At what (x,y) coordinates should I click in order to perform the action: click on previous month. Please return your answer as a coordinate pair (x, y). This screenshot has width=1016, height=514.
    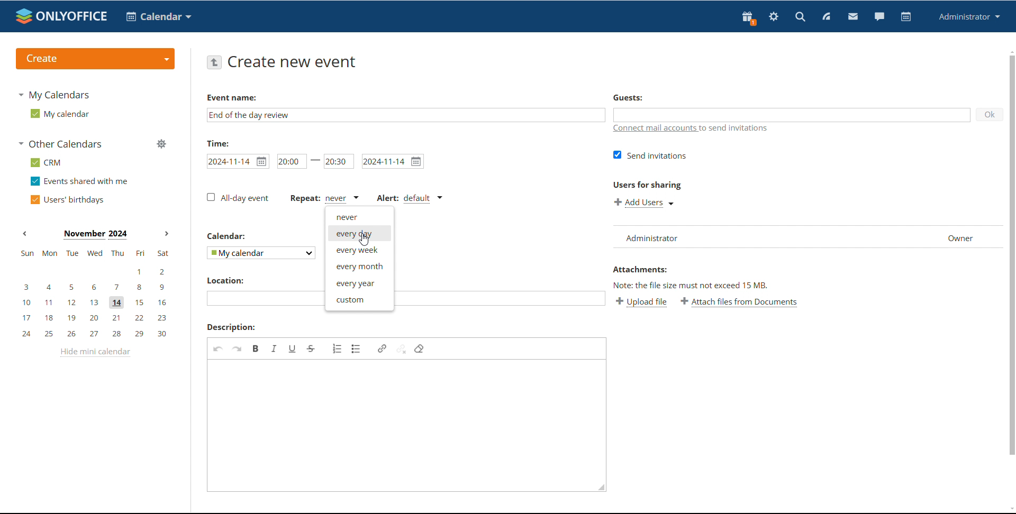
    Looking at the image, I should click on (24, 233).